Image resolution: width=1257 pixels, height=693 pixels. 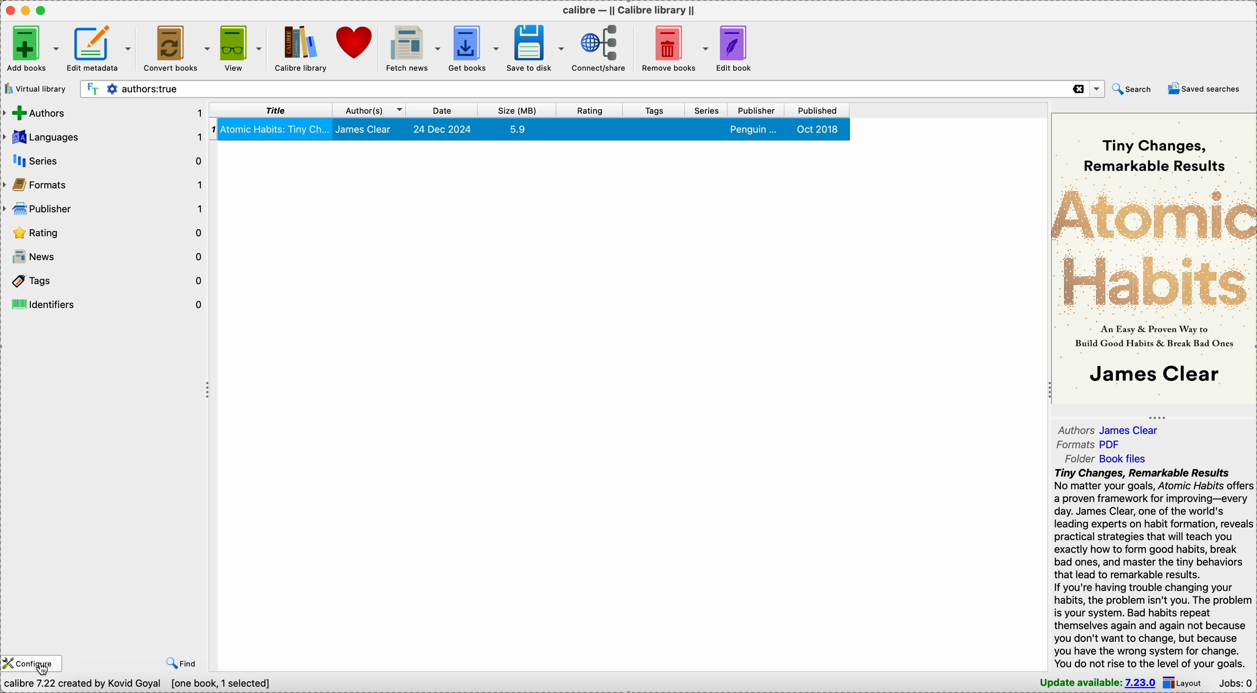 What do you see at coordinates (533, 49) in the screenshot?
I see `save to disk` at bounding box center [533, 49].